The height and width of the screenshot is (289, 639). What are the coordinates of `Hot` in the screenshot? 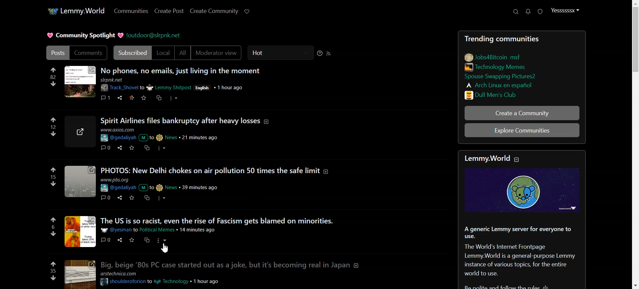 It's located at (281, 53).